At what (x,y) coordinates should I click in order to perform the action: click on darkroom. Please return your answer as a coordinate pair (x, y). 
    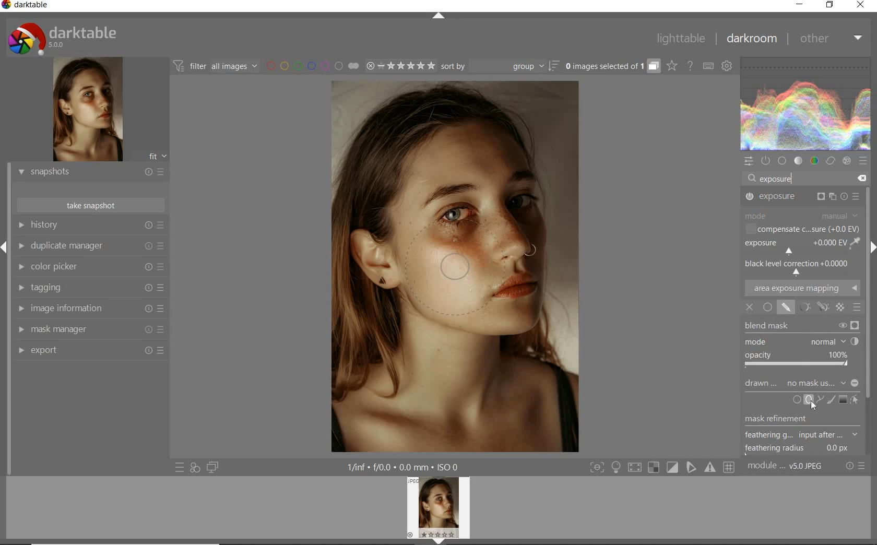
    Looking at the image, I should click on (750, 39).